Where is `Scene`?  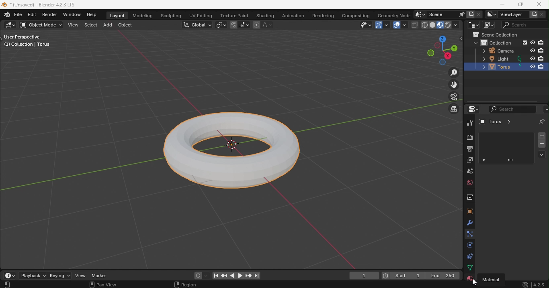
Scene is located at coordinates (439, 14).